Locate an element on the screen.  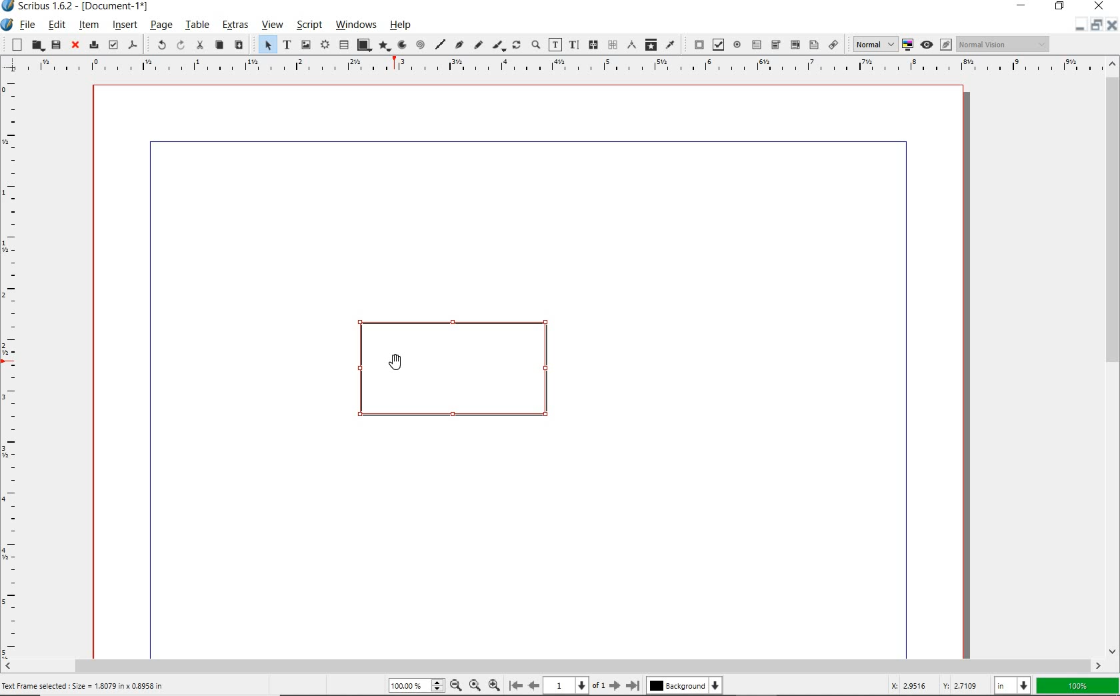
view is located at coordinates (274, 25).